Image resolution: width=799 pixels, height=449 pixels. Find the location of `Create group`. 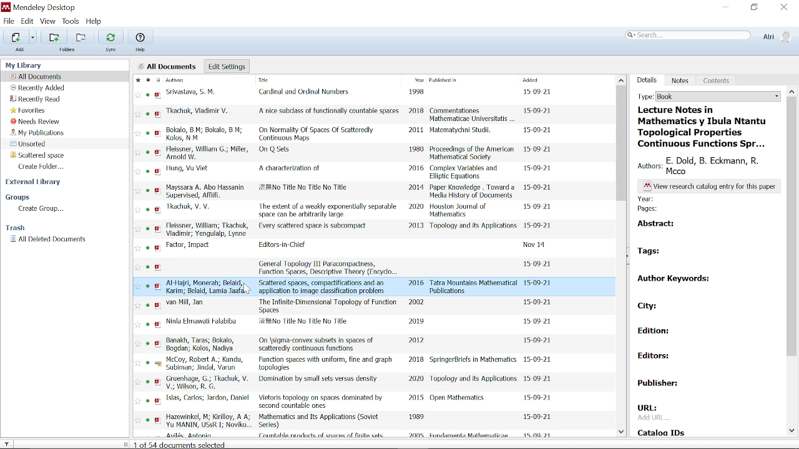

Create group is located at coordinates (42, 210).